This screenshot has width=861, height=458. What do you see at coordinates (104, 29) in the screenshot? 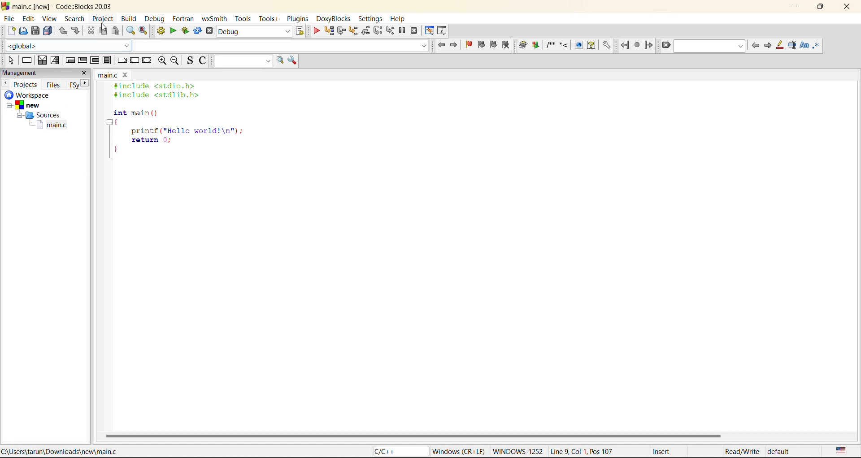
I see `Cursor` at bounding box center [104, 29].